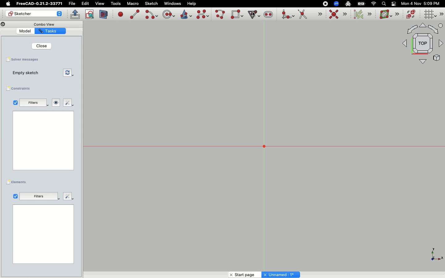  Describe the element at coordinates (15, 103) in the screenshot. I see `Tickbox` at that location.